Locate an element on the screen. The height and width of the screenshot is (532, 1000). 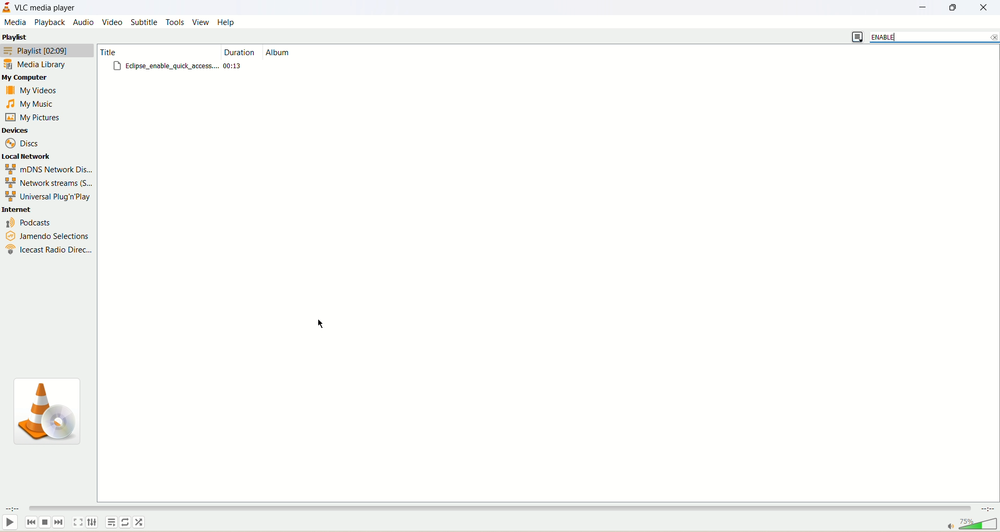
my music is located at coordinates (31, 103).